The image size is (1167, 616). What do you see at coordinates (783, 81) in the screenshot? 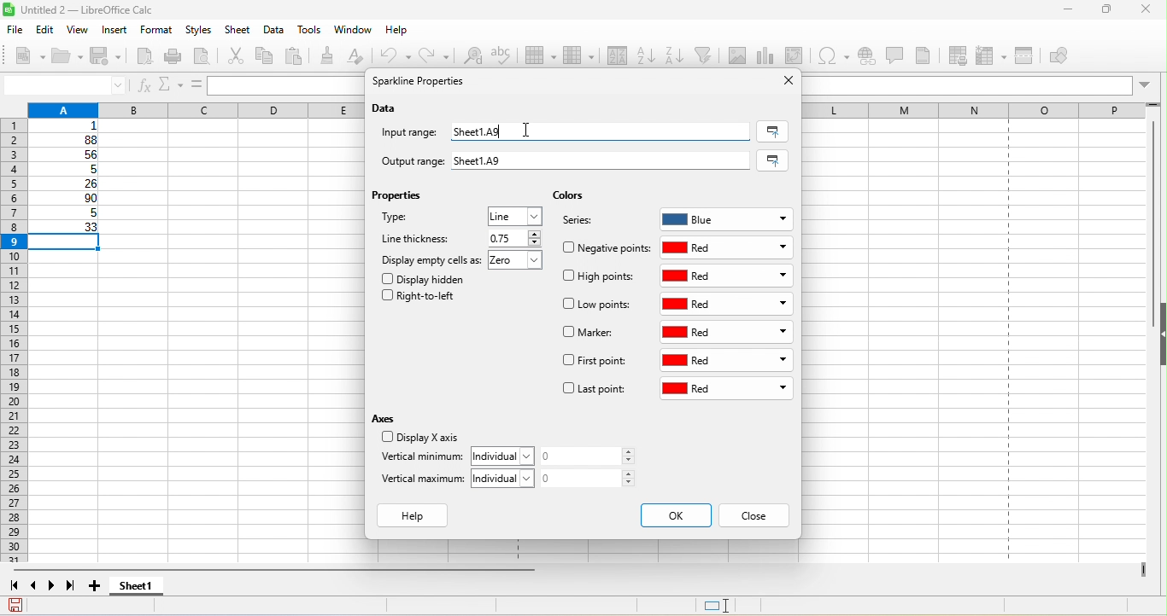
I see `close` at bounding box center [783, 81].